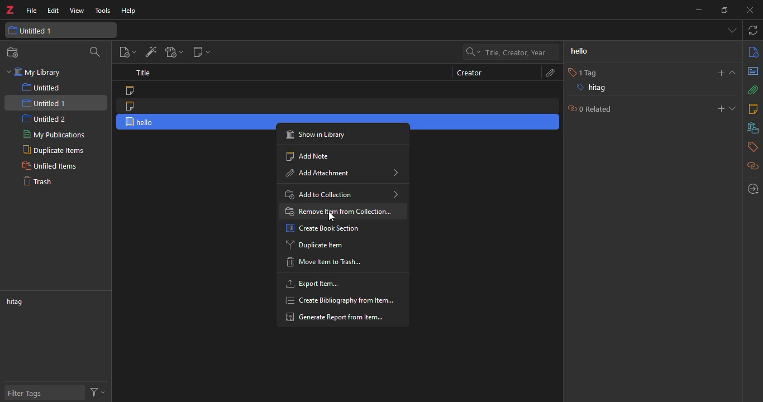  What do you see at coordinates (27, 394) in the screenshot?
I see `filter tags` at bounding box center [27, 394].